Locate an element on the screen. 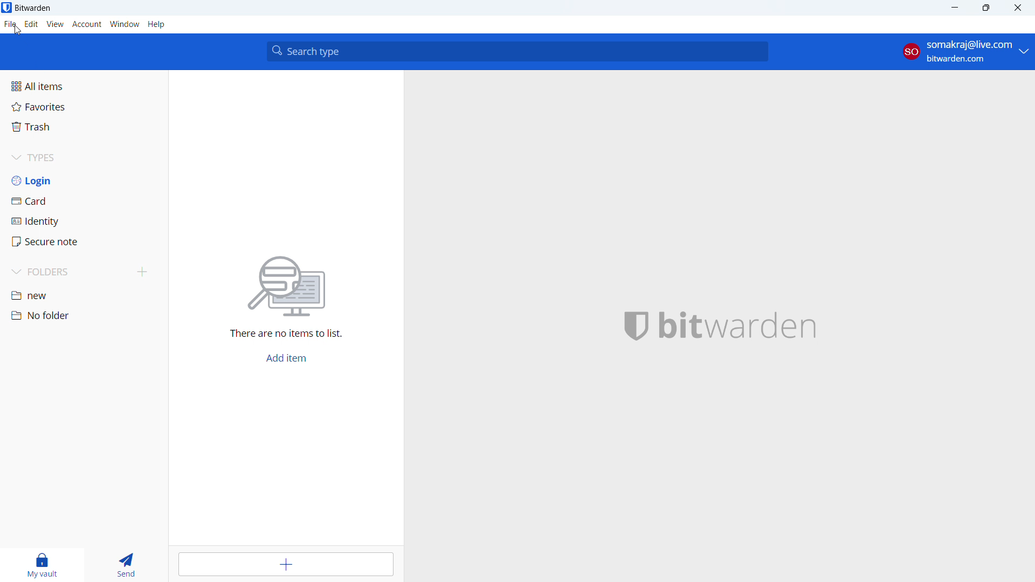 The height and width of the screenshot is (582, 1035). add folder is located at coordinates (143, 272).